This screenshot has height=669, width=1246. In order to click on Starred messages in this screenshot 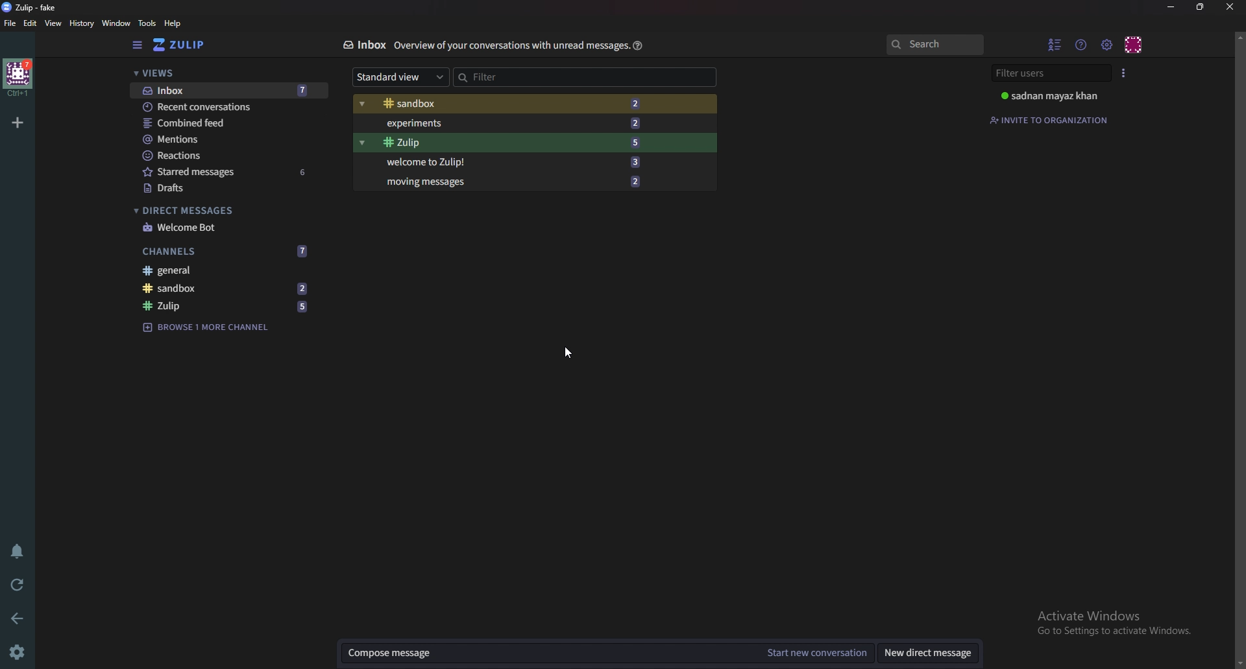, I will do `click(229, 171)`.